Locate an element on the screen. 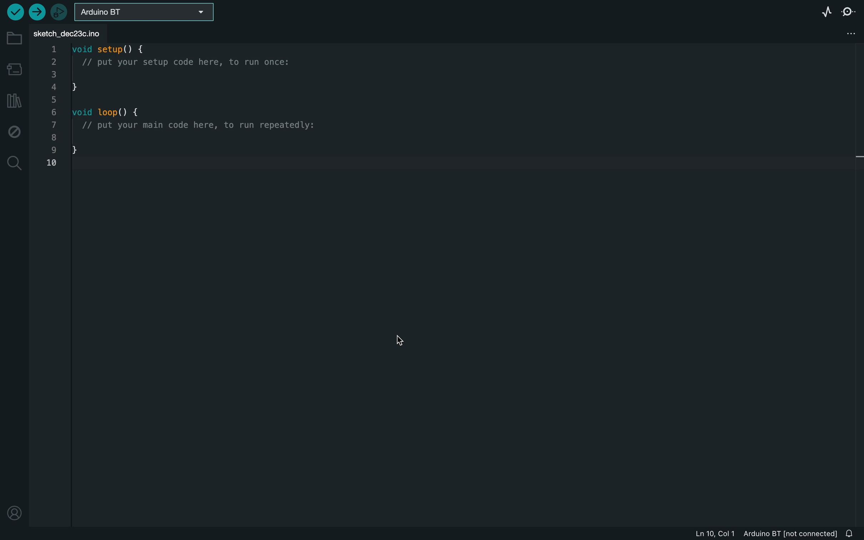  serial plotter is located at coordinates (823, 11).